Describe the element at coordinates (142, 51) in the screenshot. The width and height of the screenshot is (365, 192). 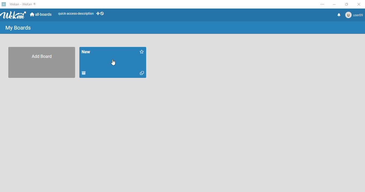
I see `click to star this board` at that location.